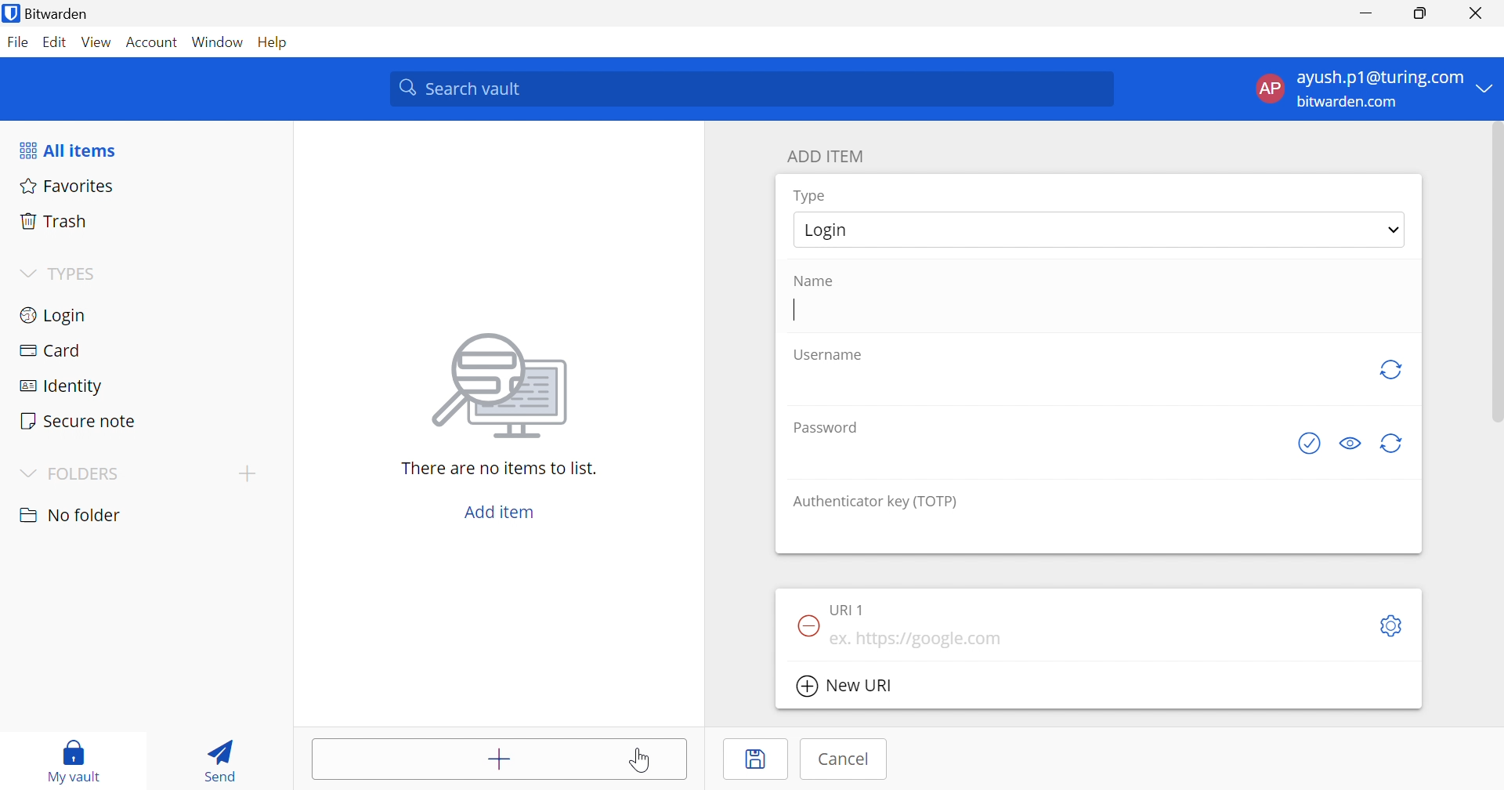 The height and width of the screenshot is (790, 1504). Describe the element at coordinates (501, 389) in the screenshot. I see `image` at that location.